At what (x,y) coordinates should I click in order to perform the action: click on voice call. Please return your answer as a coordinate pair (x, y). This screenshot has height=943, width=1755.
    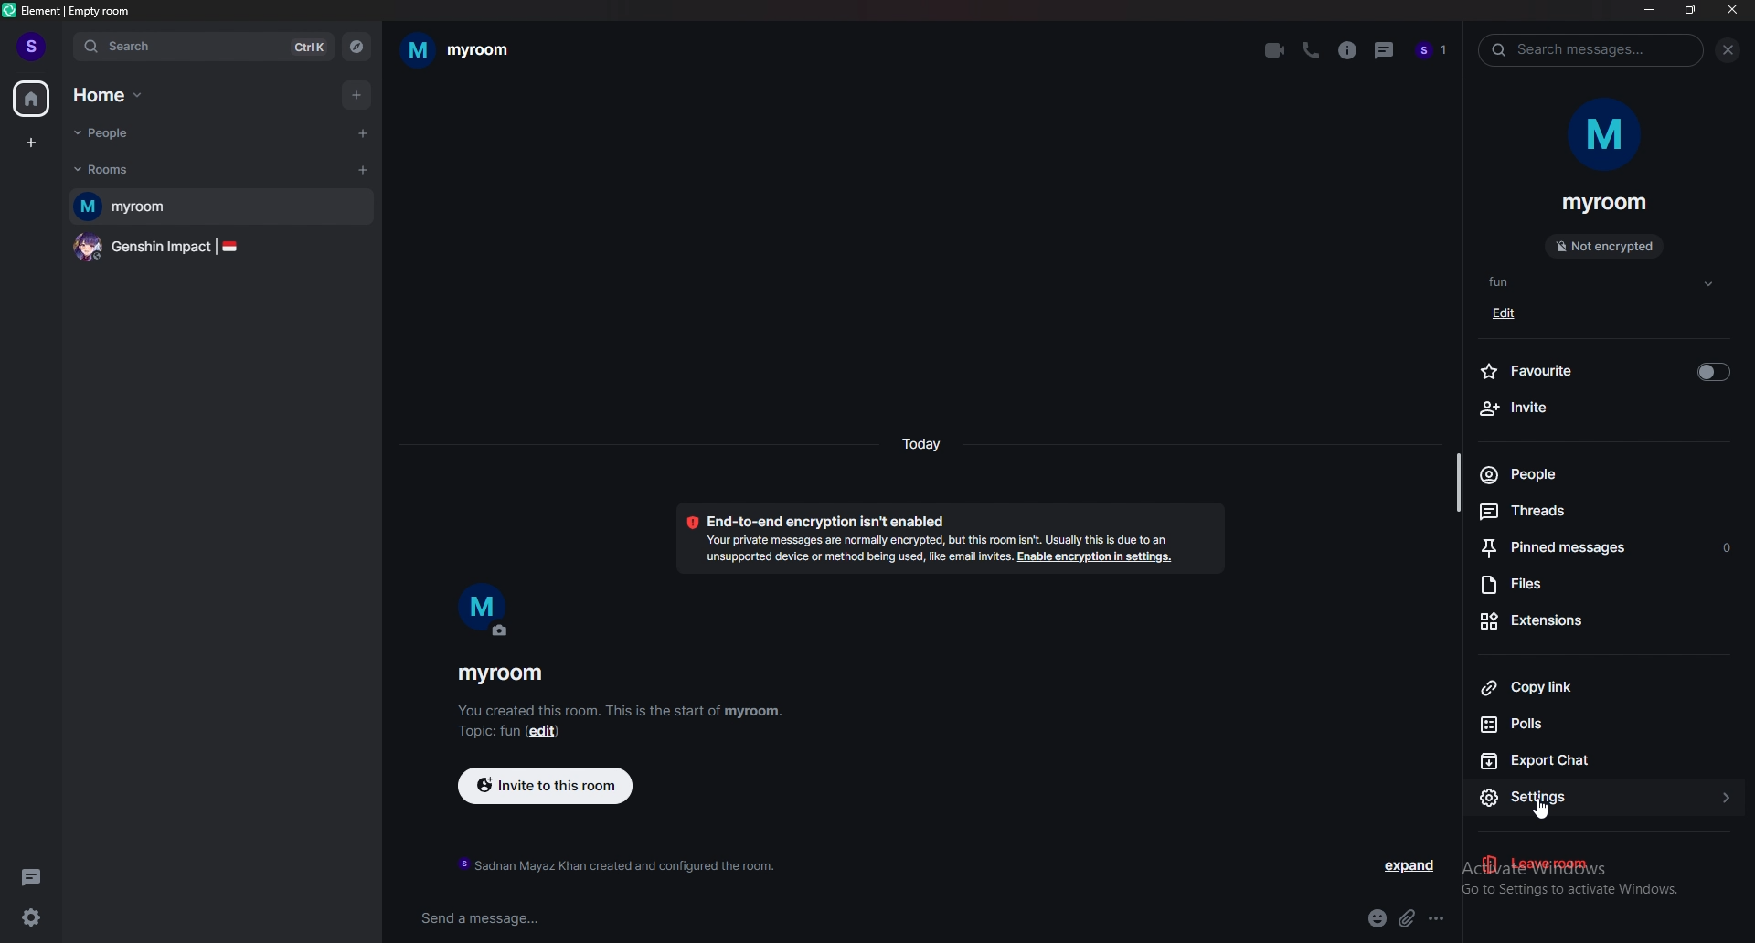
    Looking at the image, I should click on (1311, 51).